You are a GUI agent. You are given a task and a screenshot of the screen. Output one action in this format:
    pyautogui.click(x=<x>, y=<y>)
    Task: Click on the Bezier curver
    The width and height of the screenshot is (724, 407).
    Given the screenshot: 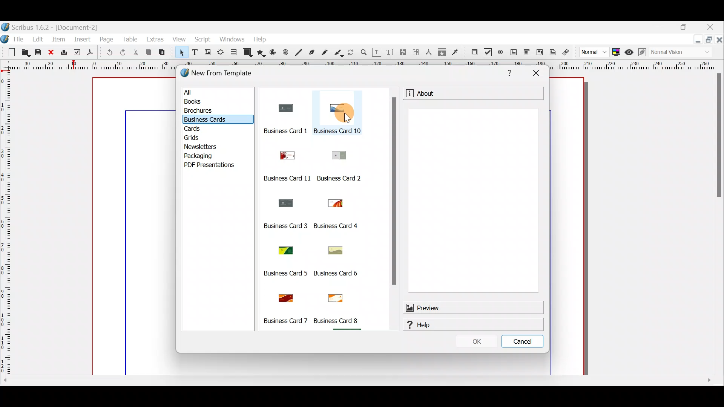 What is the action you would take?
    pyautogui.click(x=312, y=52)
    